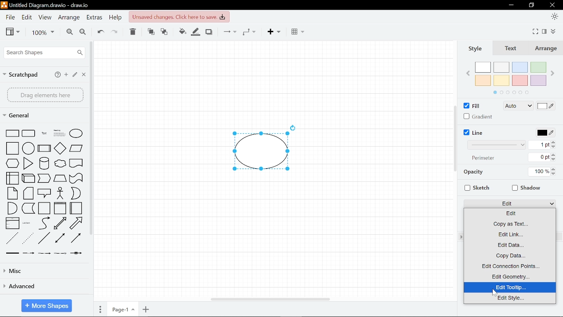 Image resolution: width=563 pixels, height=317 pixels. I want to click on vertical container, so click(59, 208).